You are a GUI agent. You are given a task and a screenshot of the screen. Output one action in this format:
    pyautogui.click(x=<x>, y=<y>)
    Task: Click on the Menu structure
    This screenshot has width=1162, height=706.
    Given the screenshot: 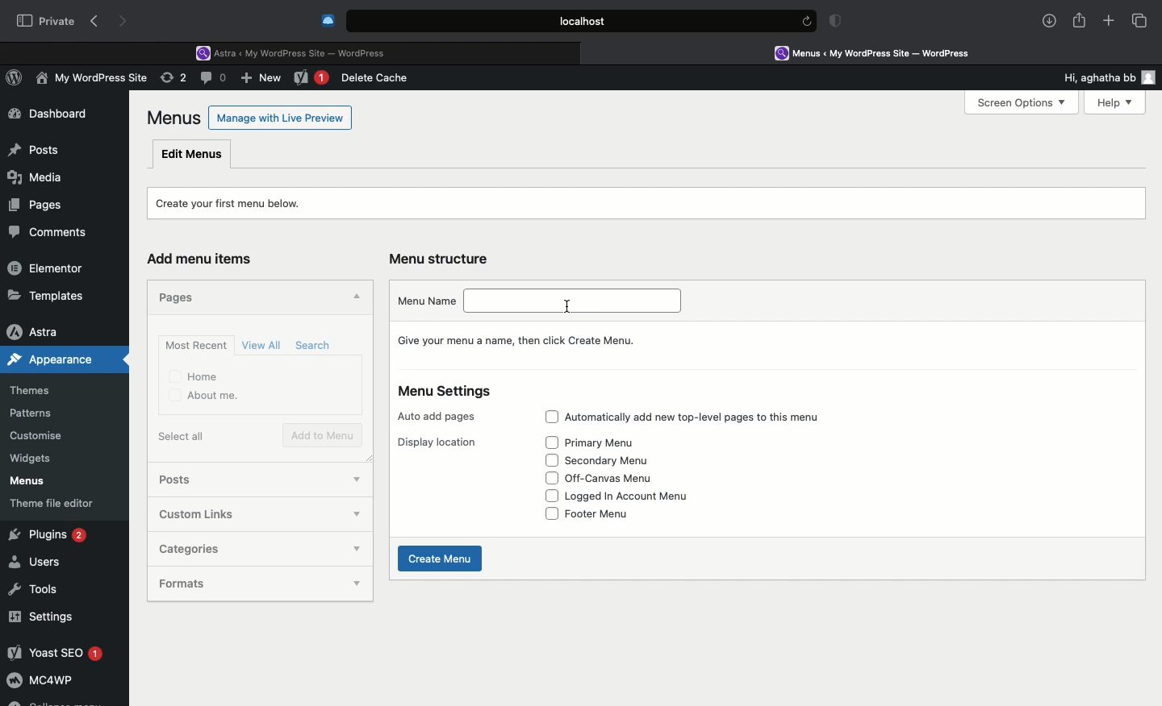 What is the action you would take?
    pyautogui.click(x=442, y=259)
    